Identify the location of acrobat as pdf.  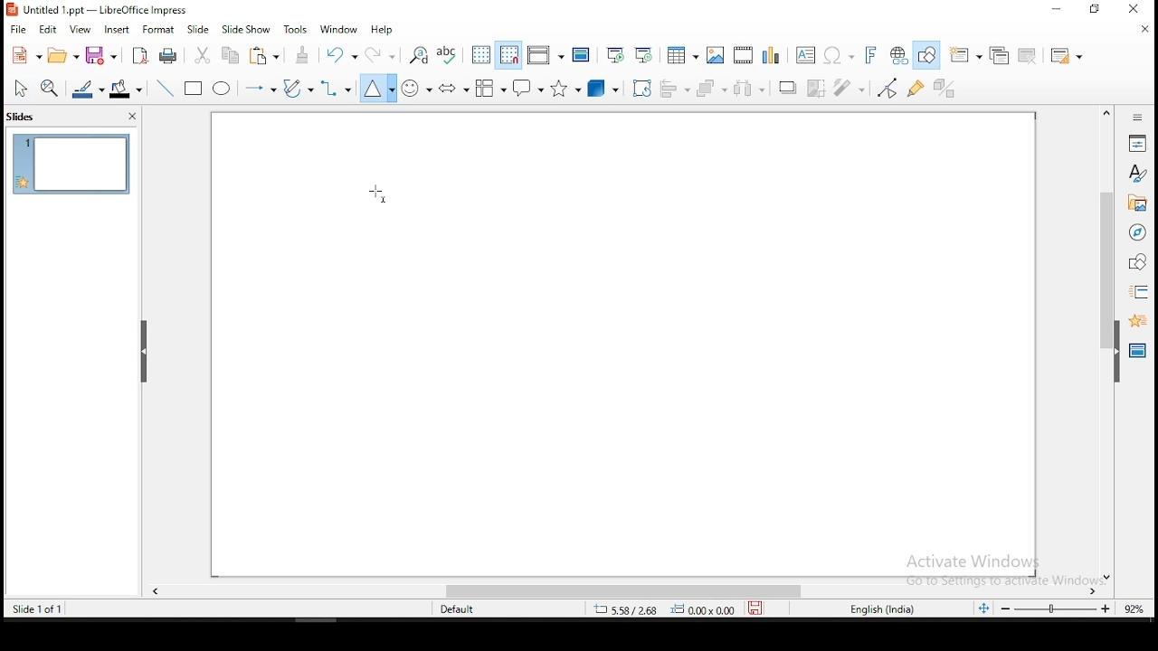
(141, 57).